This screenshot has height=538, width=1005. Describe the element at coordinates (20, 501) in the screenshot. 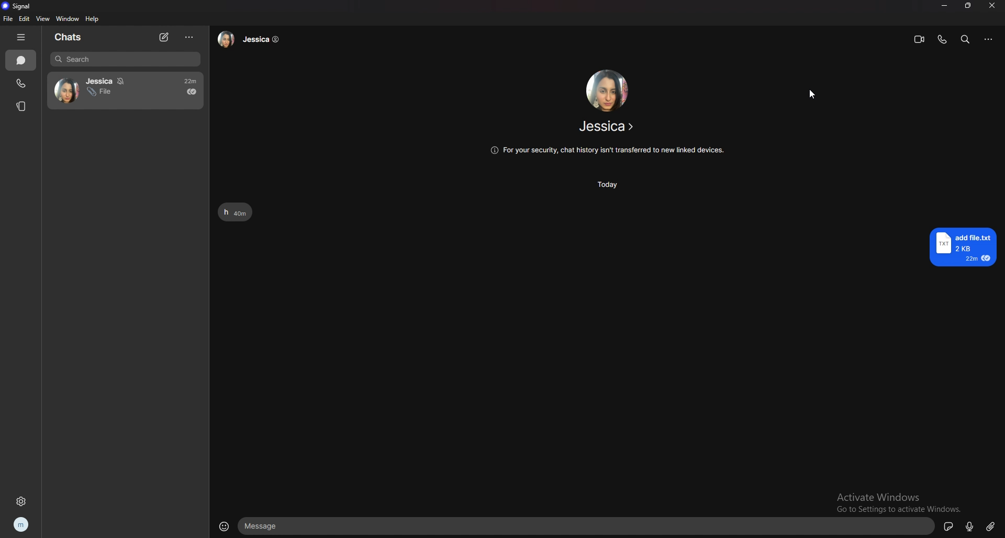

I see `settings` at that location.